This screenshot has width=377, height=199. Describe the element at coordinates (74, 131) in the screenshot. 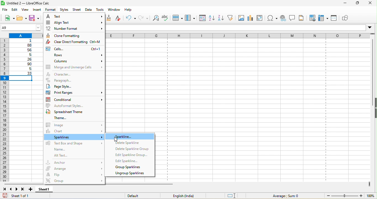

I see `chart` at that location.